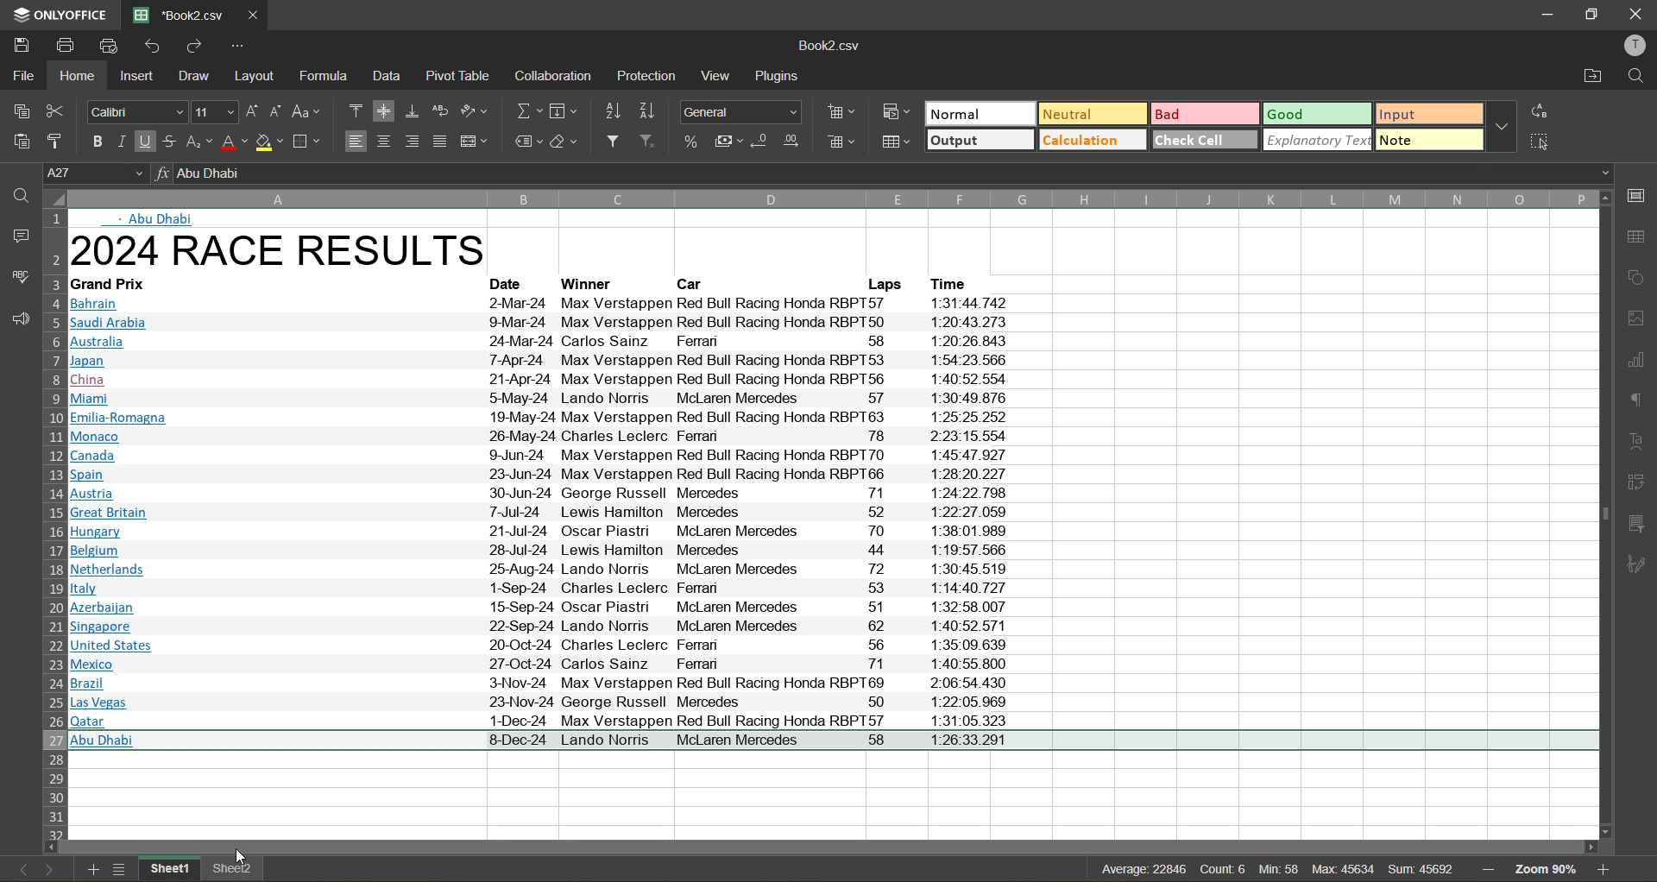 Image resolution: width=1657 pixels, height=882 pixels. I want to click on borders, so click(309, 142).